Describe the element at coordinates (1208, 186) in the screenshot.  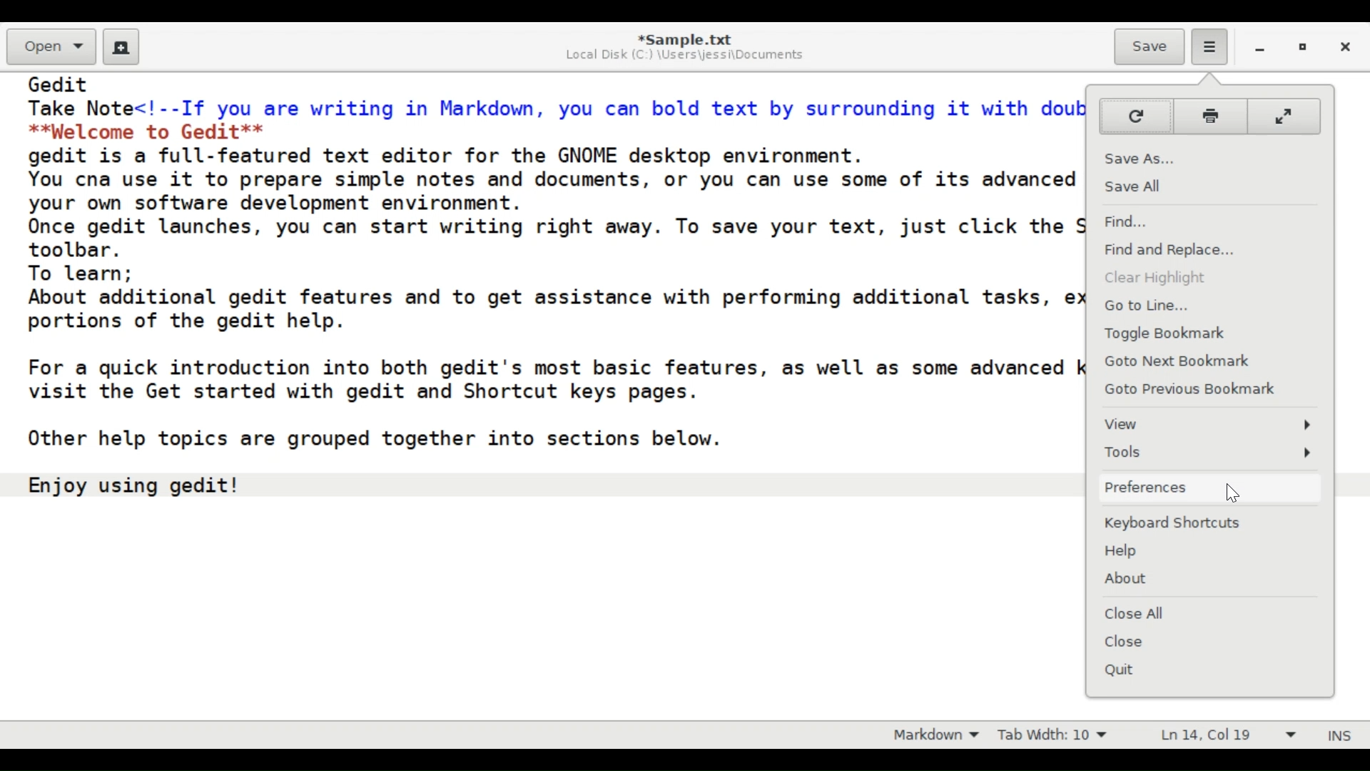
I see `Save All` at that location.